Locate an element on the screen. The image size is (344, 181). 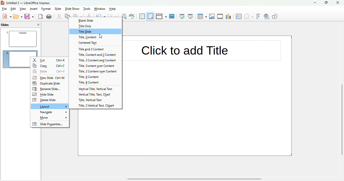
start from current slide is located at coordinates (190, 16).